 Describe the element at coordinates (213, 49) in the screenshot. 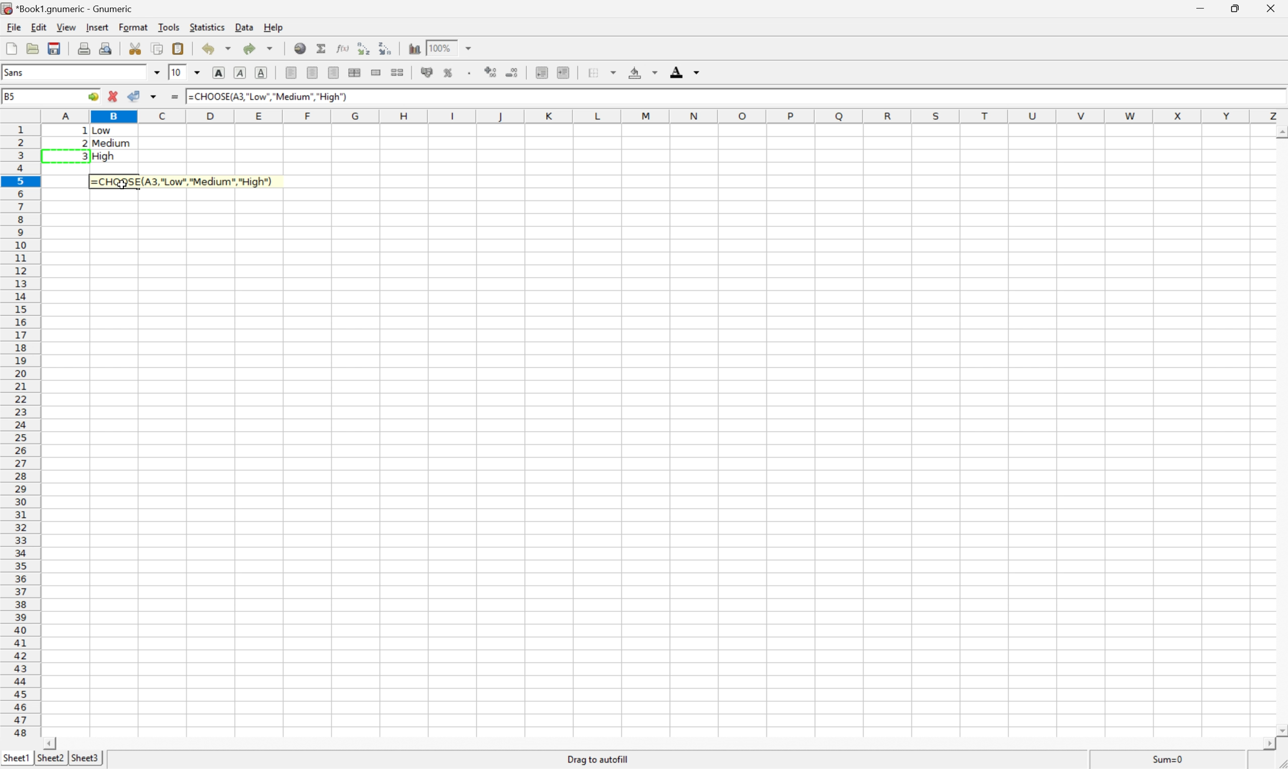

I see `Undo` at that location.